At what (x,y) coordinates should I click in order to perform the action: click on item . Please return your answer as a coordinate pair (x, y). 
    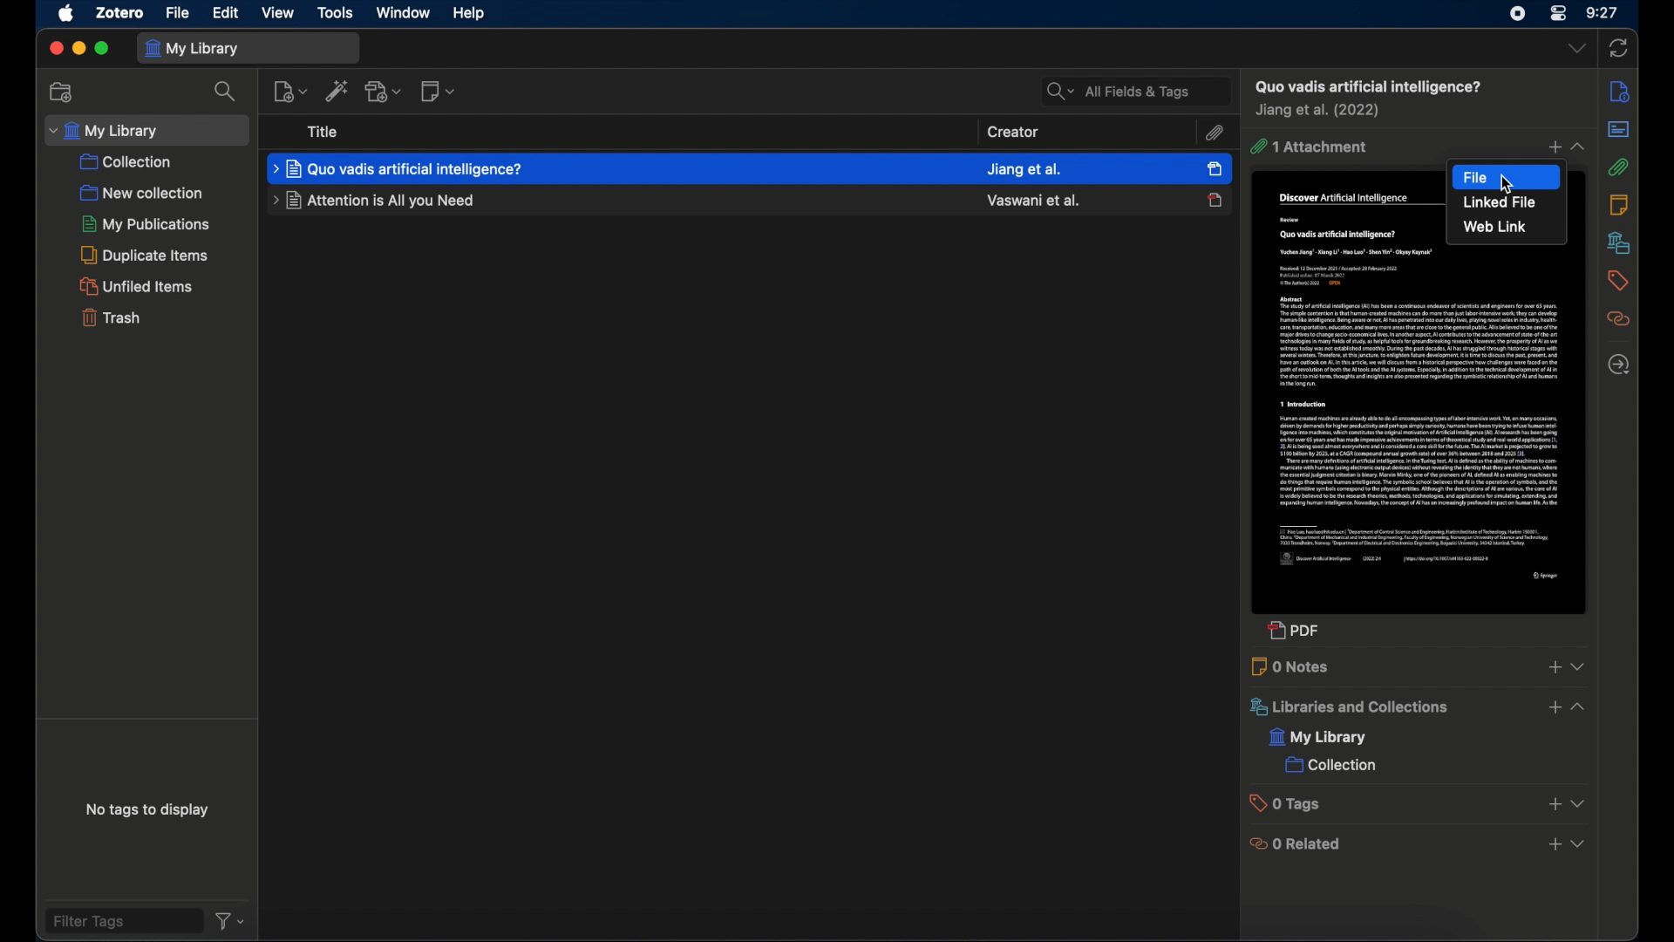
    Looking at the image, I should click on (1366, 86).